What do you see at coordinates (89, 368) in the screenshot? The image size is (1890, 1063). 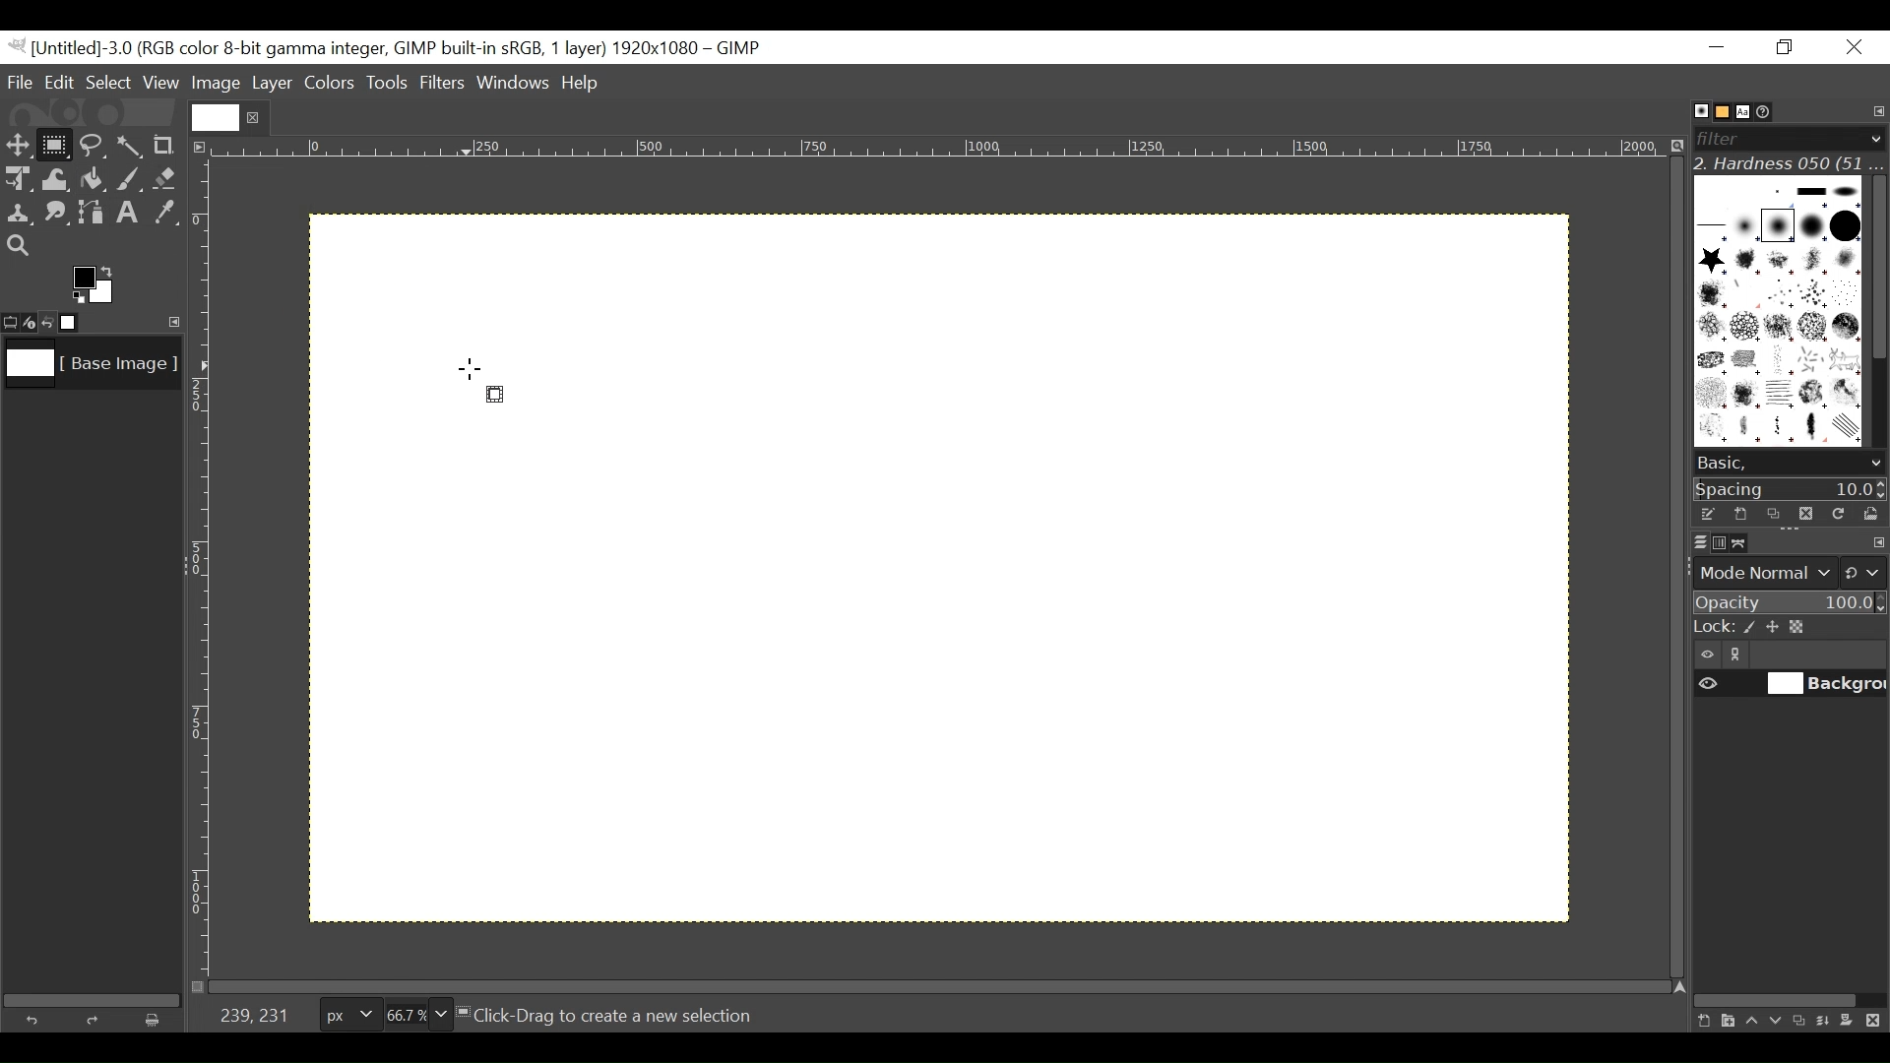 I see `Image` at bounding box center [89, 368].